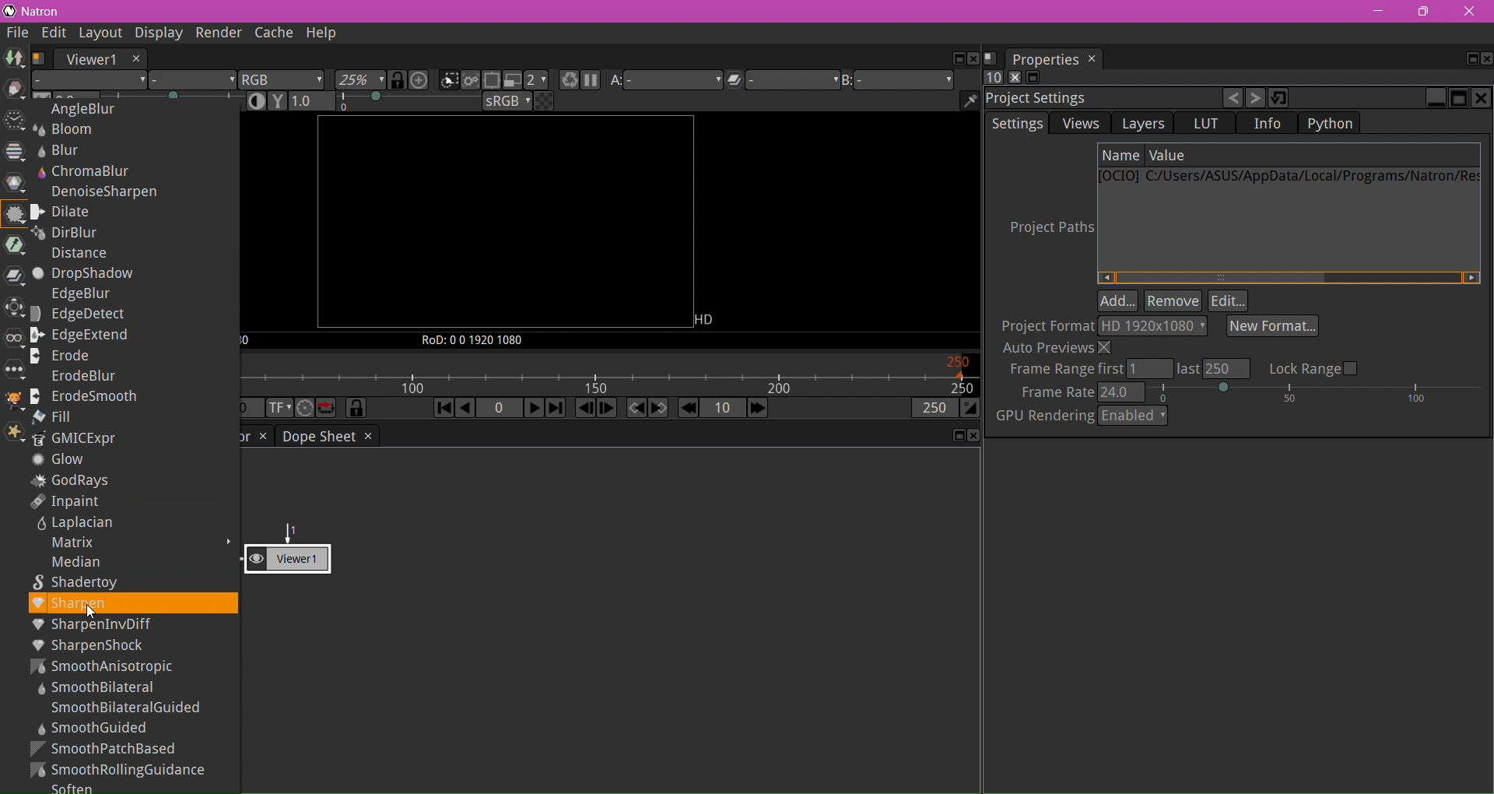 The image size is (1494, 794). What do you see at coordinates (14, 371) in the screenshot?
I see `Other` at bounding box center [14, 371].